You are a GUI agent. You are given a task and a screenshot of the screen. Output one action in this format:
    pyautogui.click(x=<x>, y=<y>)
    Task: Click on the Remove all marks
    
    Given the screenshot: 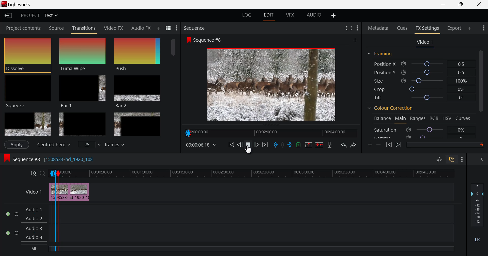 What is the action you would take?
    pyautogui.click(x=282, y=145)
    